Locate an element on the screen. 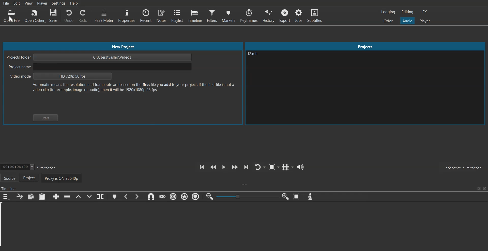 The width and height of the screenshot is (488, 251). Redo is located at coordinates (83, 16).